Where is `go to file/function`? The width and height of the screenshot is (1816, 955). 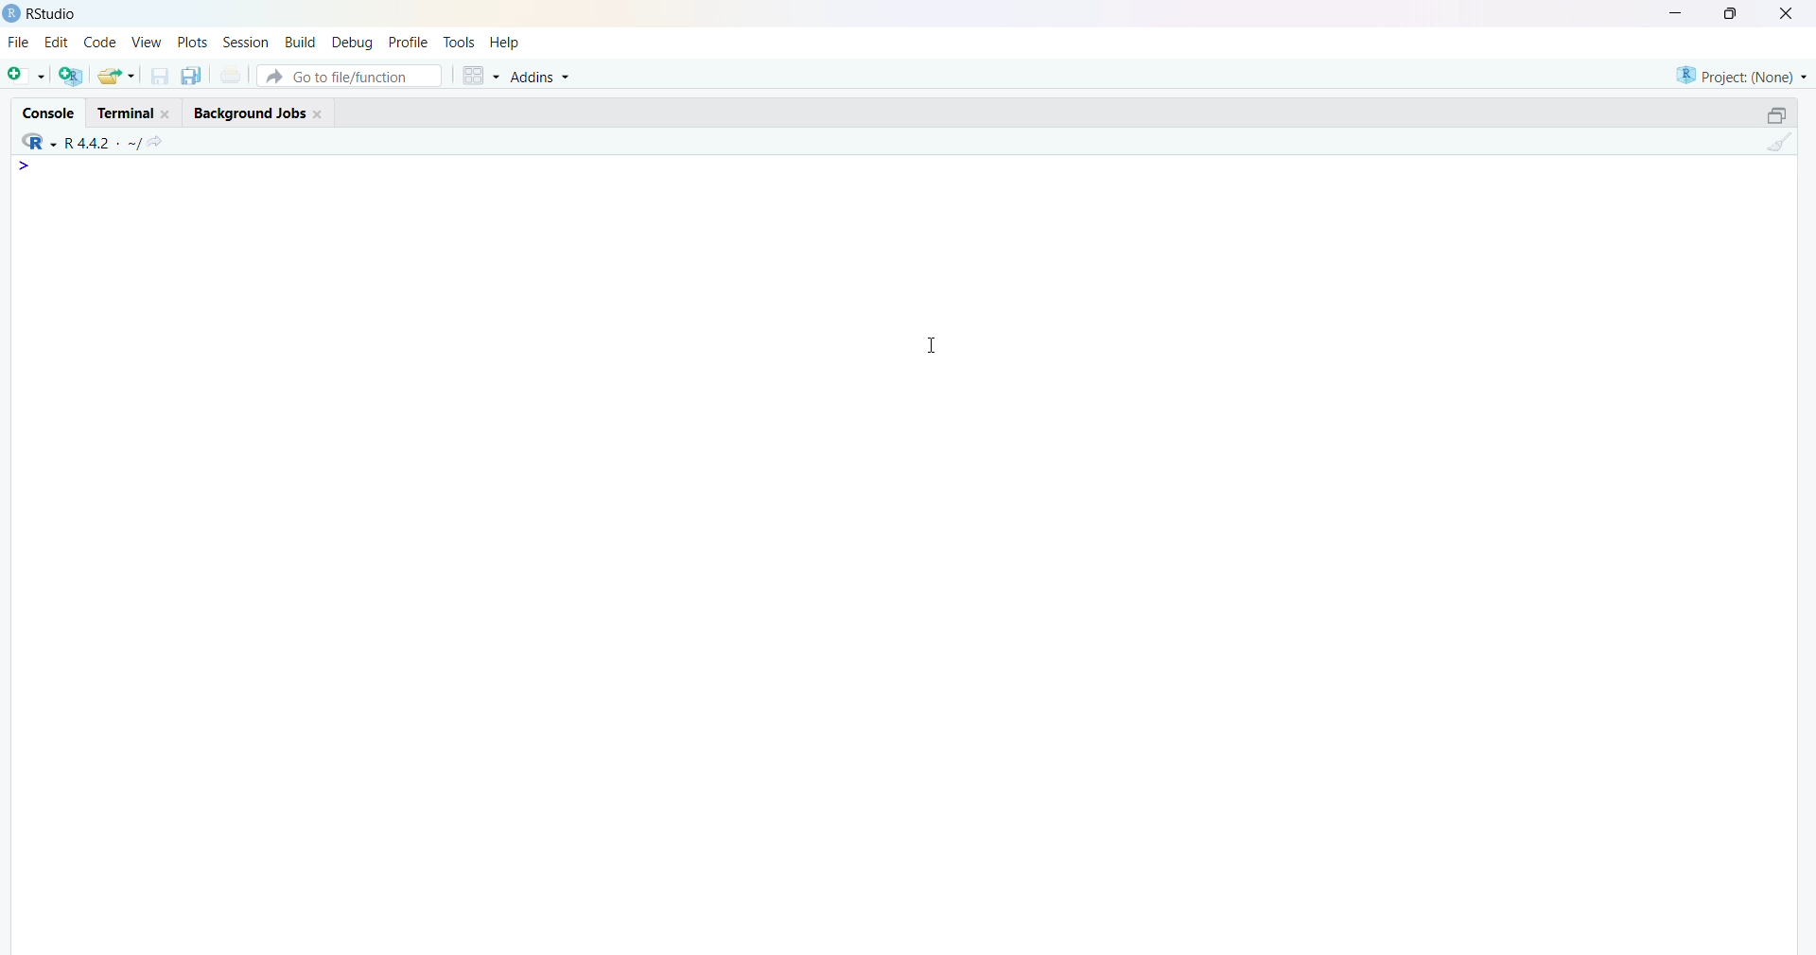 go to file/function is located at coordinates (351, 76).